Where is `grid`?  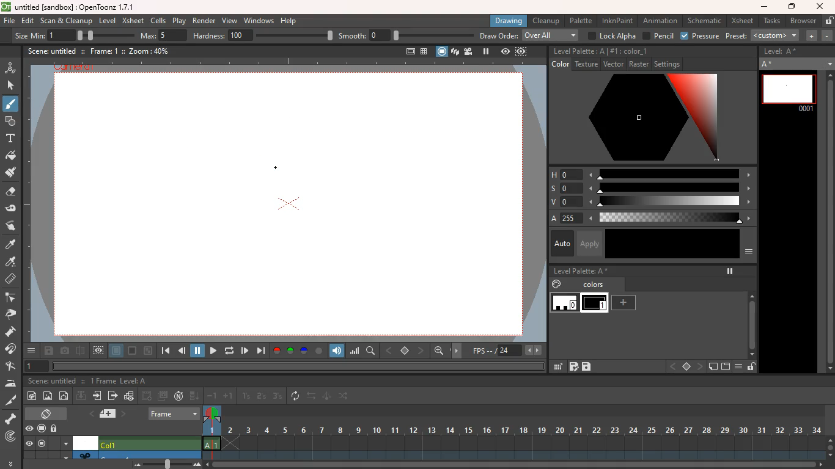 grid is located at coordinates (573, 368).